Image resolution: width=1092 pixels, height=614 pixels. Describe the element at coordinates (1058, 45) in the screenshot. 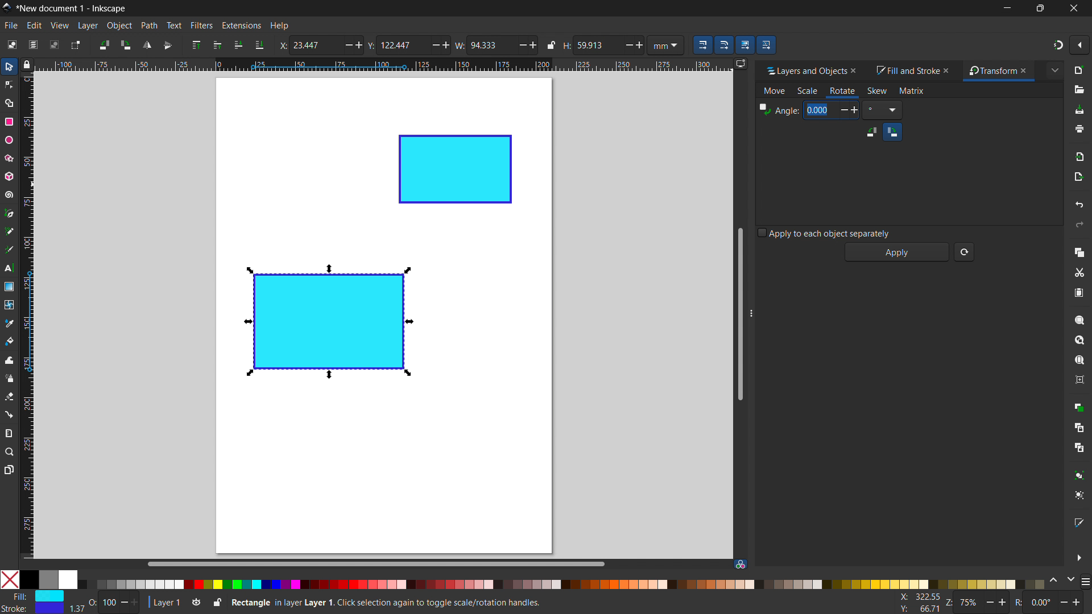

I see `snapping` at that location.